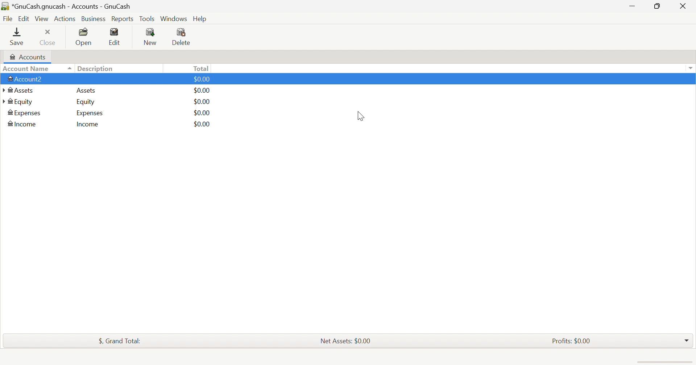 The image size is (696, 365). Describe the element at coordinates (348, 341) in the screenshot. I see `Net Assets: $0.00` at that location.